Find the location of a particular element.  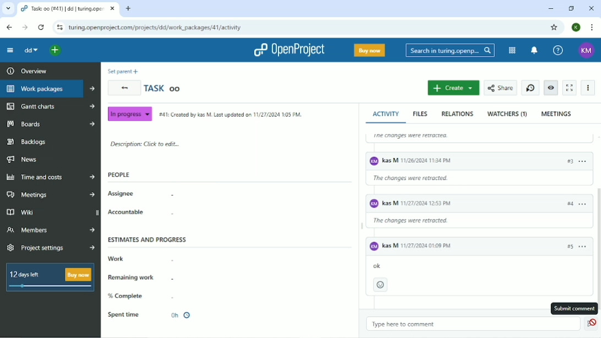

Remaining work is located at coordinates (141, 277).